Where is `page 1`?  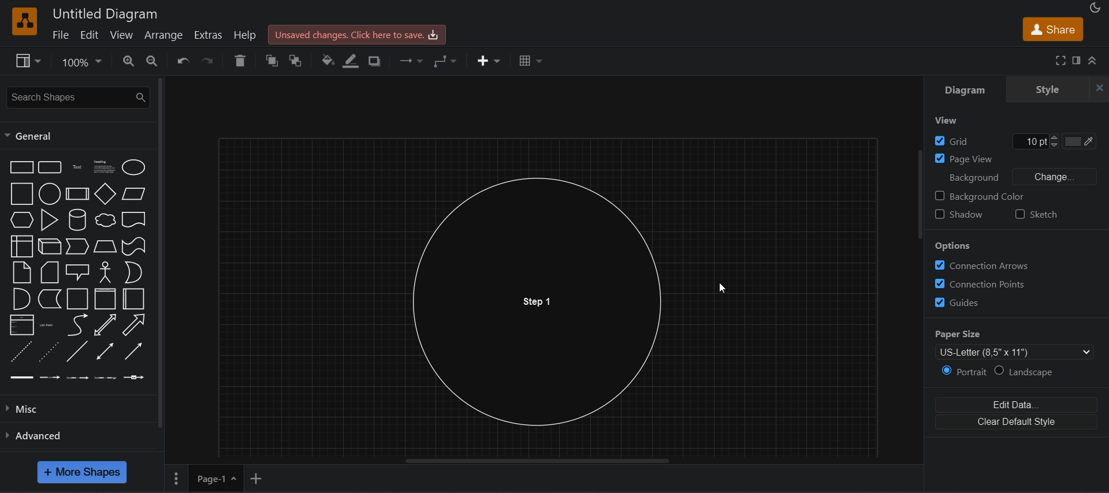
page 1 is located at coordinates (220, 479).